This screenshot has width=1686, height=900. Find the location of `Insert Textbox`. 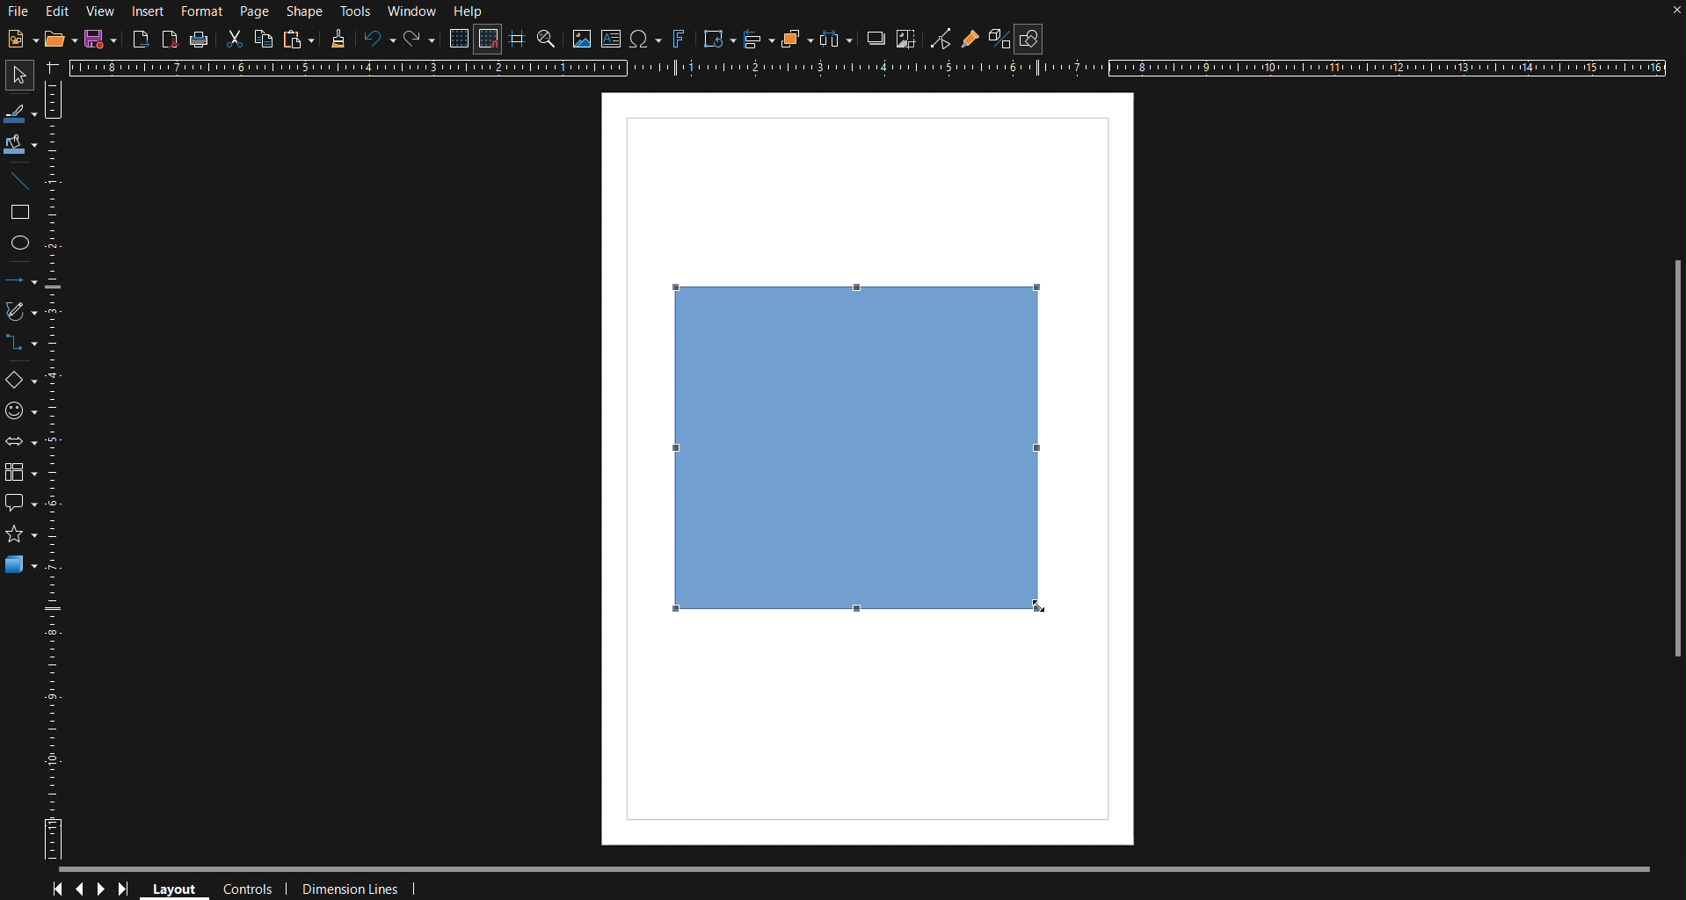

Insert Textbox is located at coordinates (612, 39).